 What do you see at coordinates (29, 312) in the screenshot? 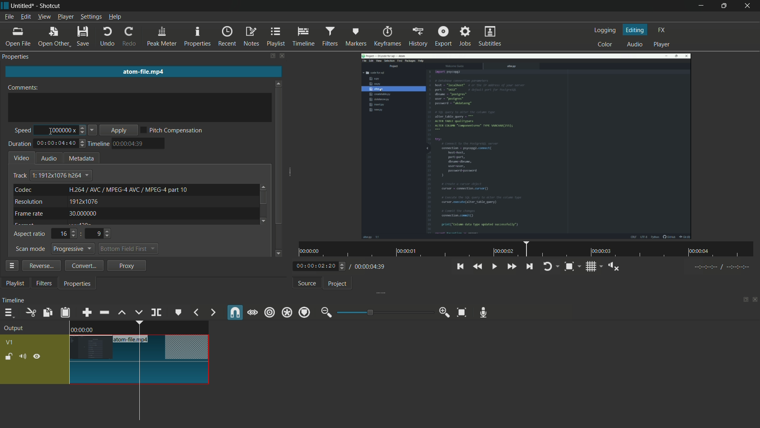
I see `cut` at bounding box center [29, 312].